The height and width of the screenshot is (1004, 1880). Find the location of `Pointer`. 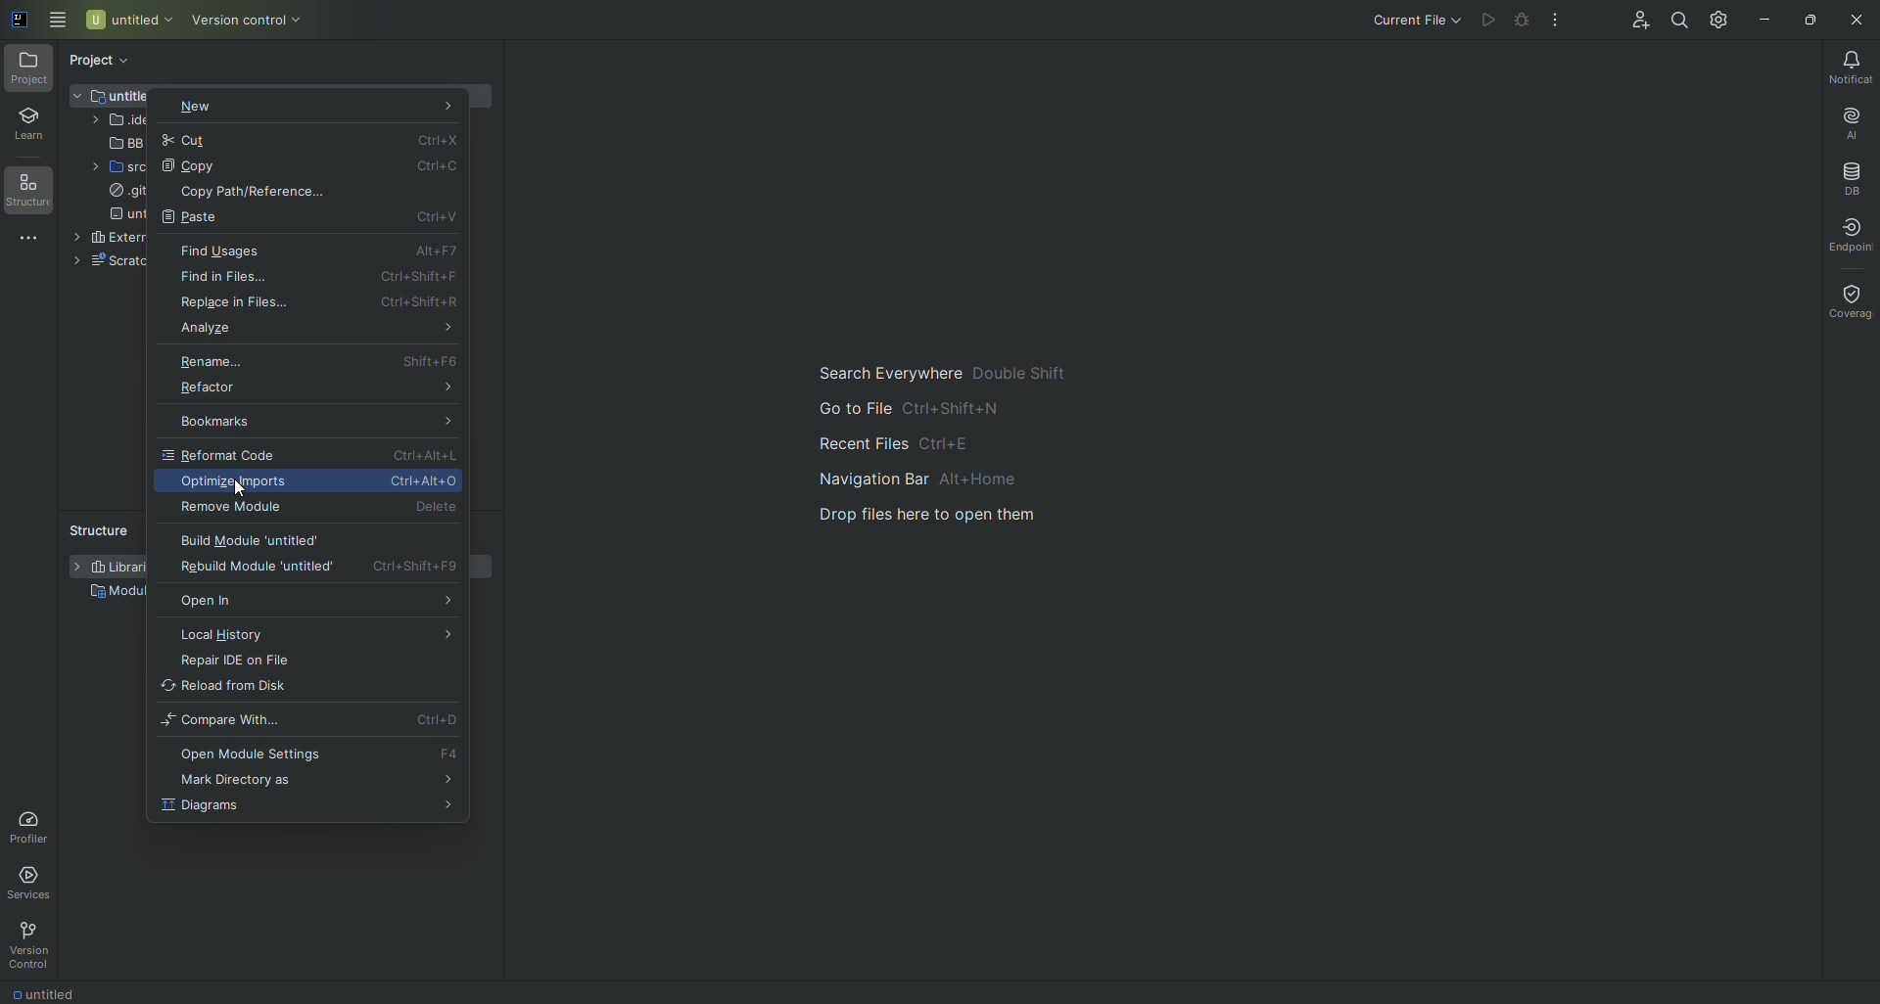

Pointer is located at coordinates (246, 490).